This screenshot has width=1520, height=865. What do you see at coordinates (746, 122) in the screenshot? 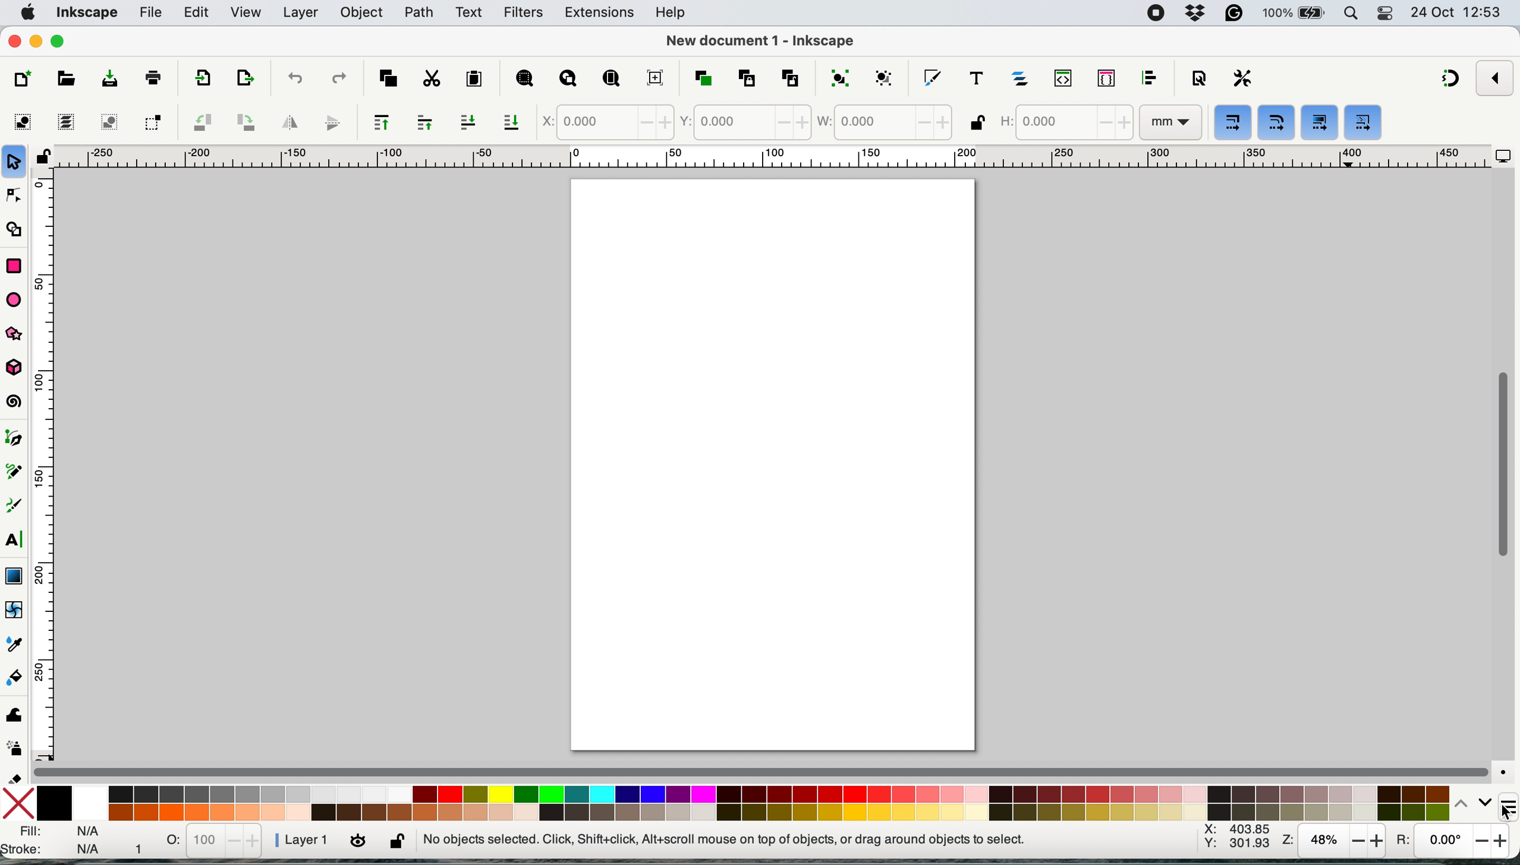
I see `y coordinate` at bounding box center [746, 122].